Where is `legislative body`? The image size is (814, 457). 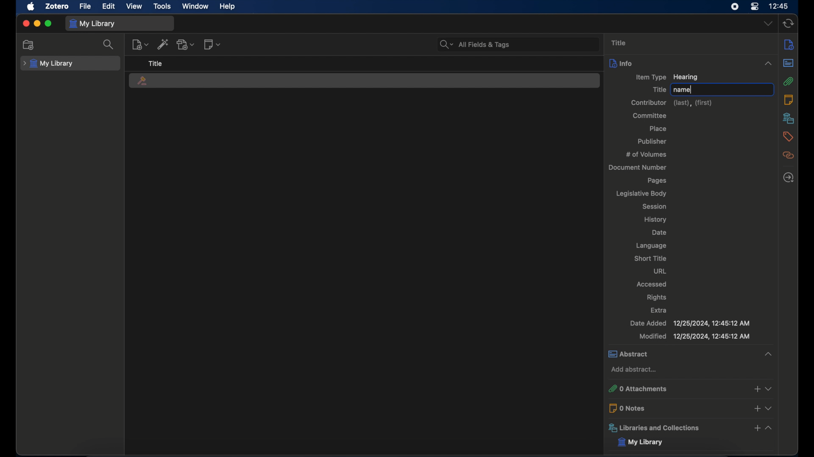
legislative body is located at coordinates (641, 194).